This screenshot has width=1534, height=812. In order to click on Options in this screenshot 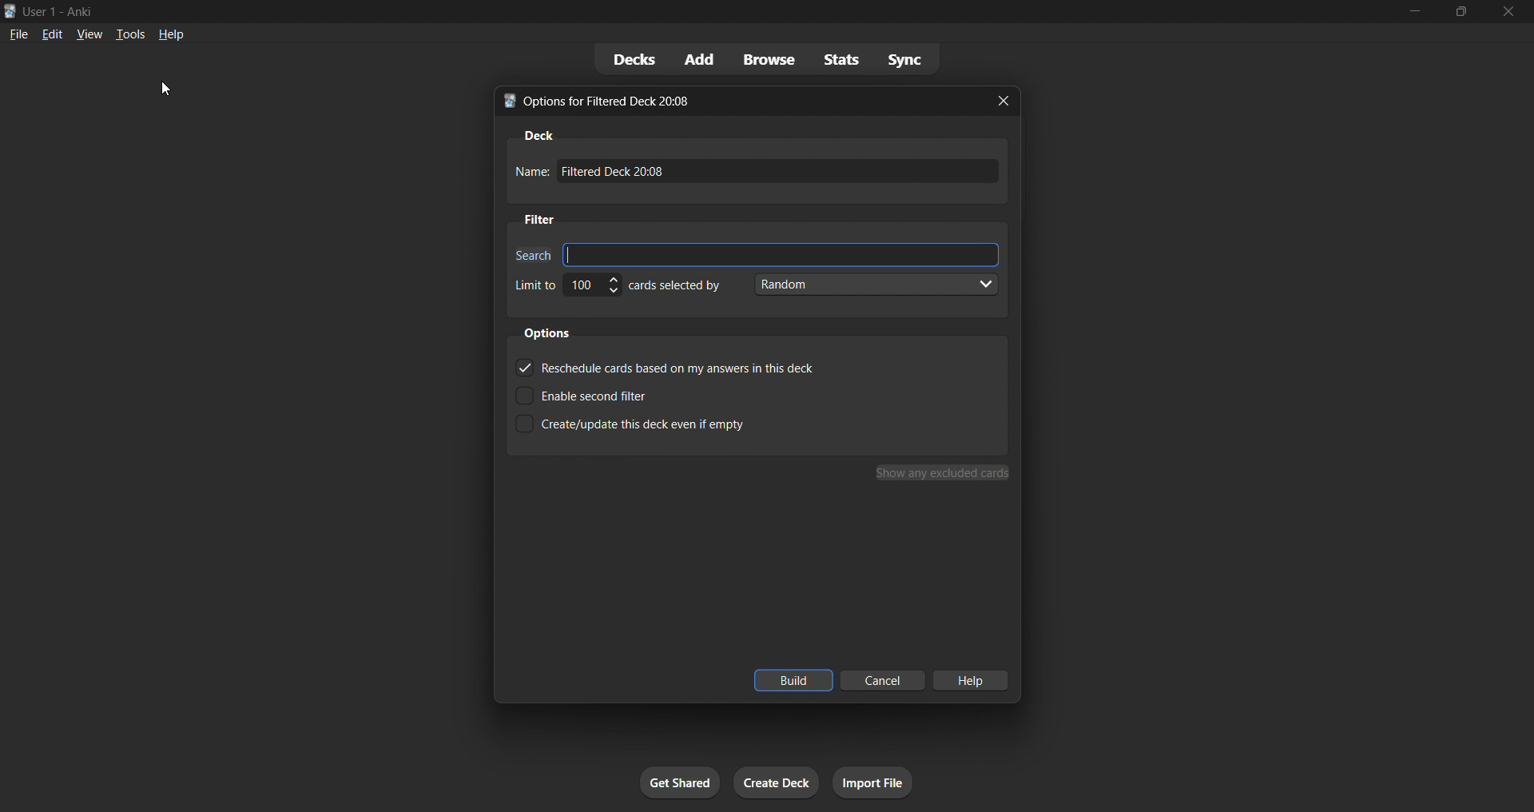, I will do `click(547, 333)`.